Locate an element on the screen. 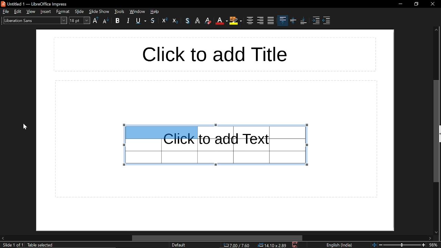 The image size is (441, 248). fit to page is located at coordinates (374, 245).